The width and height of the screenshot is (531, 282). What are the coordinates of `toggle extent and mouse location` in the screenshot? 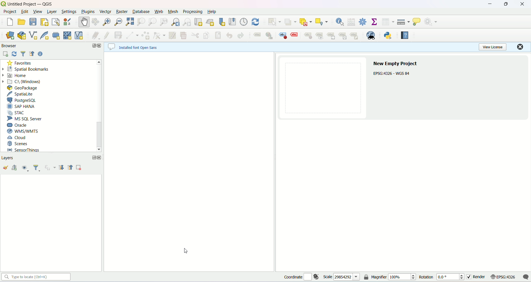 It's located at (317, 278).